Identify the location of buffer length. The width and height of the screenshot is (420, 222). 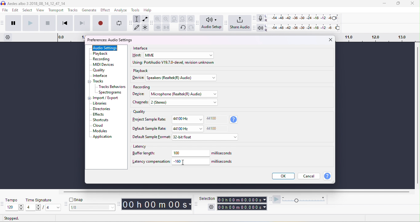
(145, 153).